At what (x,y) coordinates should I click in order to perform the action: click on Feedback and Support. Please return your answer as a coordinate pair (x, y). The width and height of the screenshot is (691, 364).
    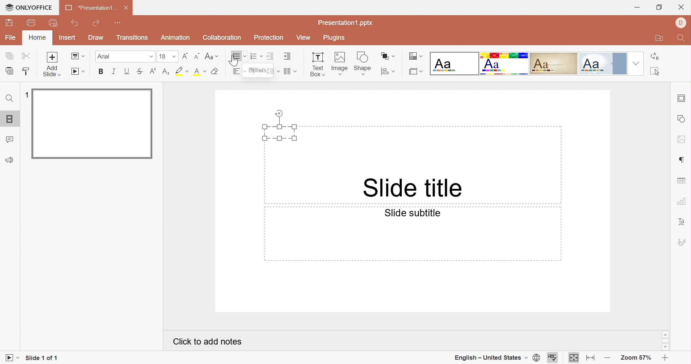
    Looking at the image, I should click on (9, 160).